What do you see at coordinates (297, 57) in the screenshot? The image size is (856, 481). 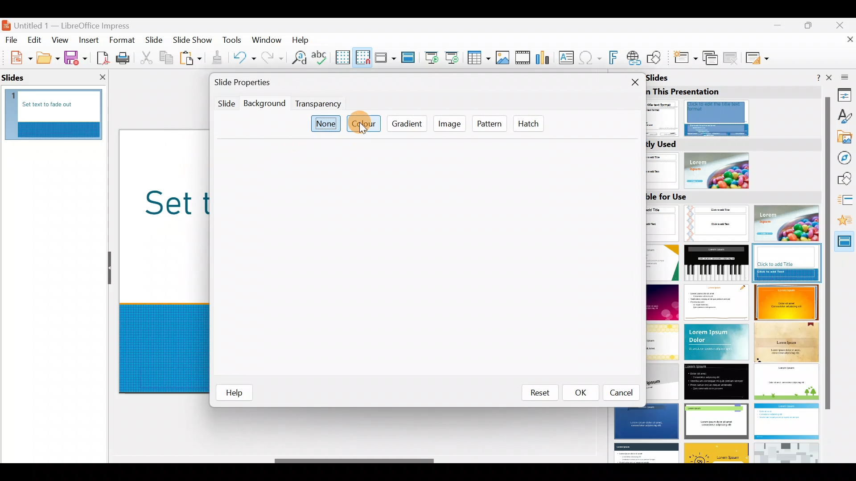 I see `Find and replace` at bounding box center [297, 57].